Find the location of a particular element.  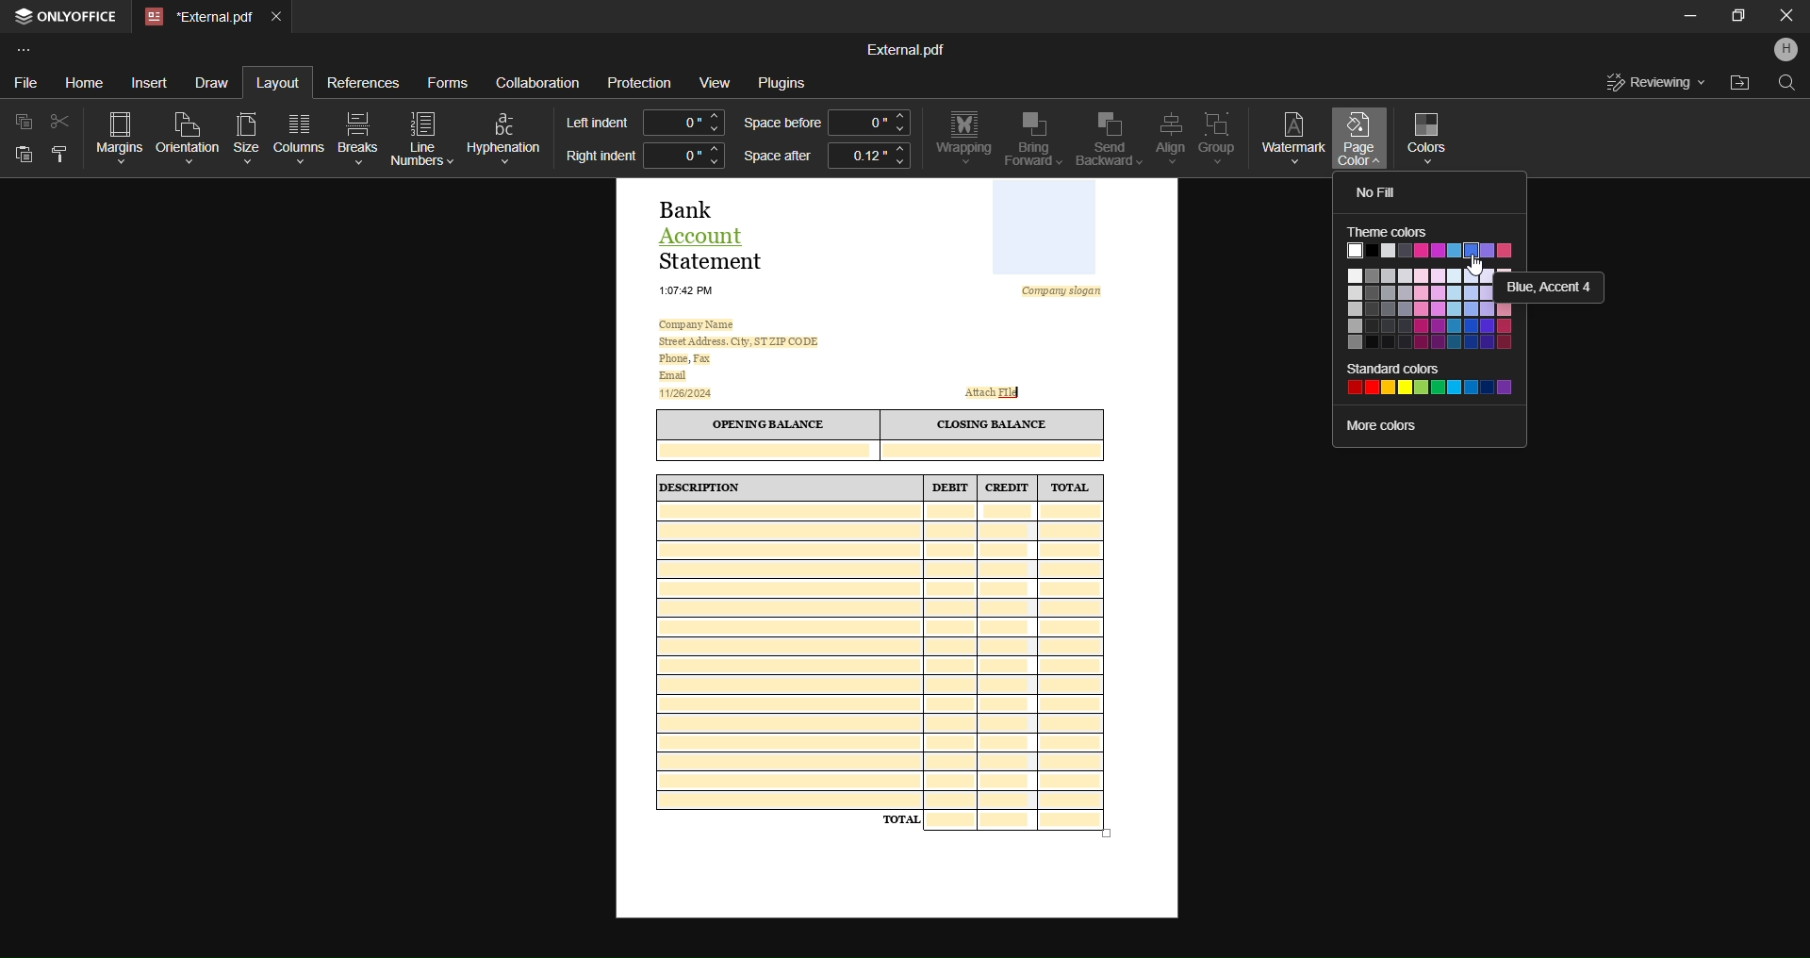

Draw is located at coordinates (215, 80).